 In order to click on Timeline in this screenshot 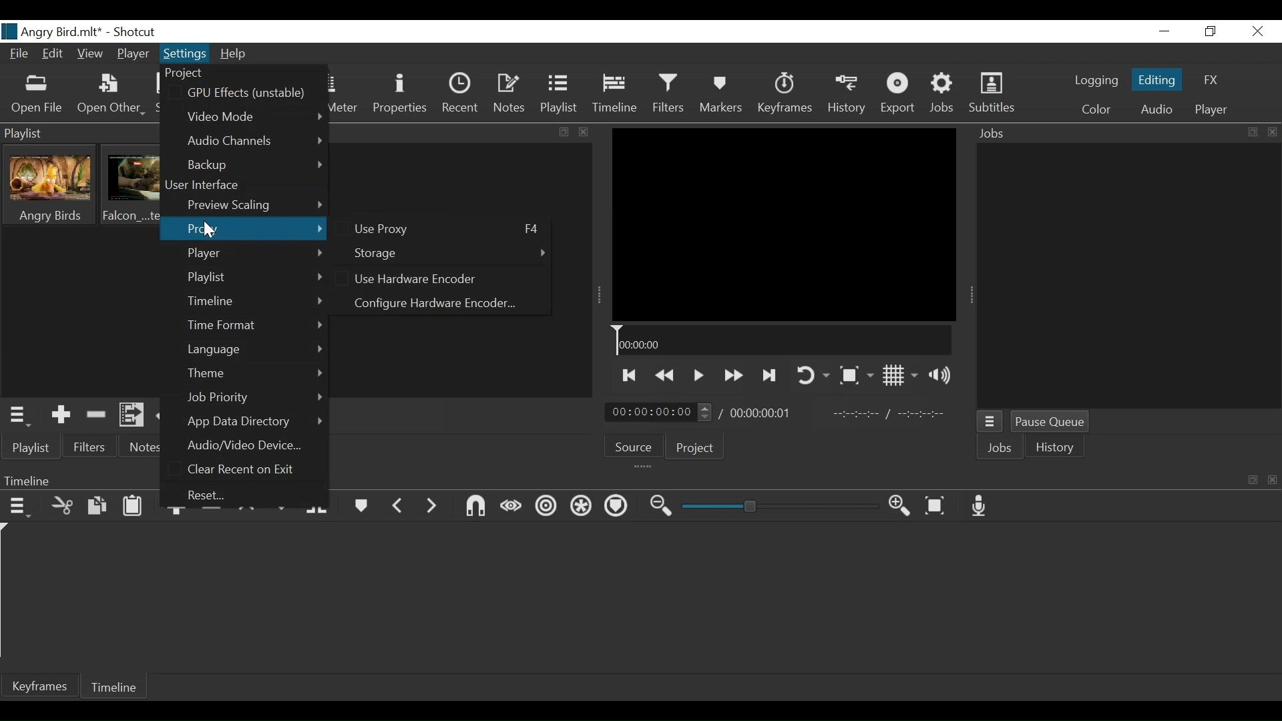, I will do `click(781, 340)`.